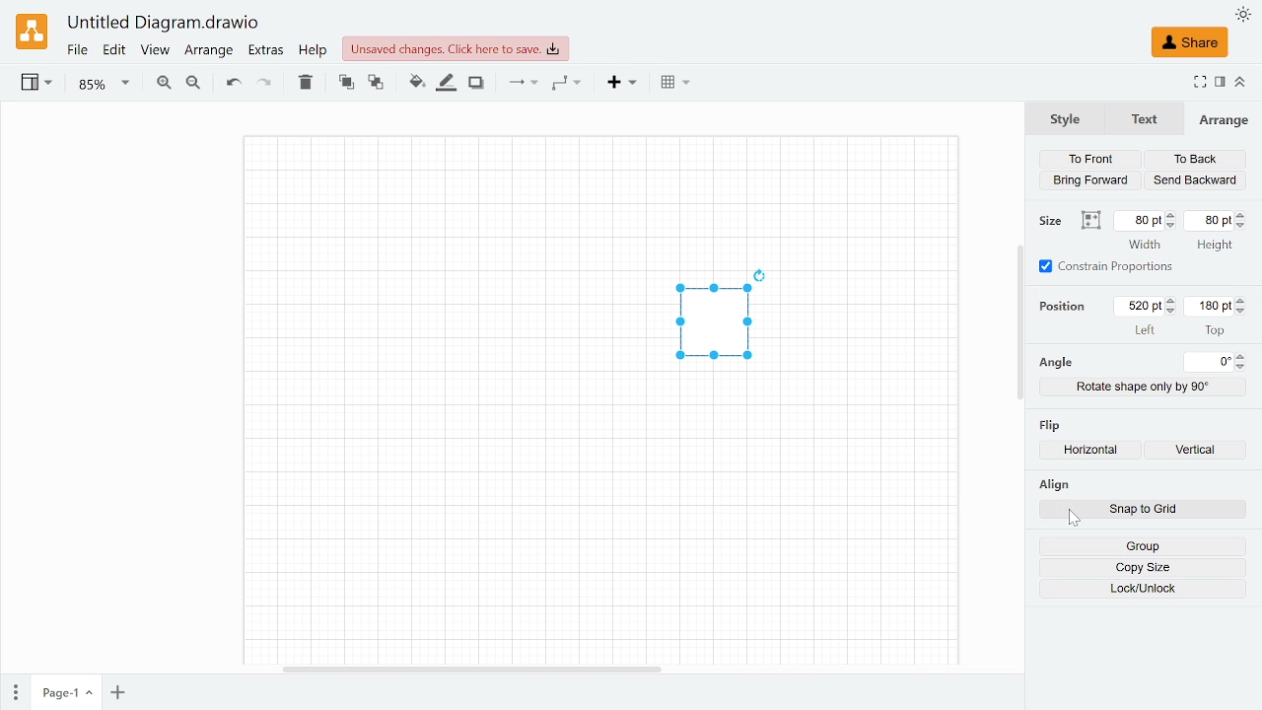 The image size is (1262, 710). I want to click on width, so click(1145, 245).